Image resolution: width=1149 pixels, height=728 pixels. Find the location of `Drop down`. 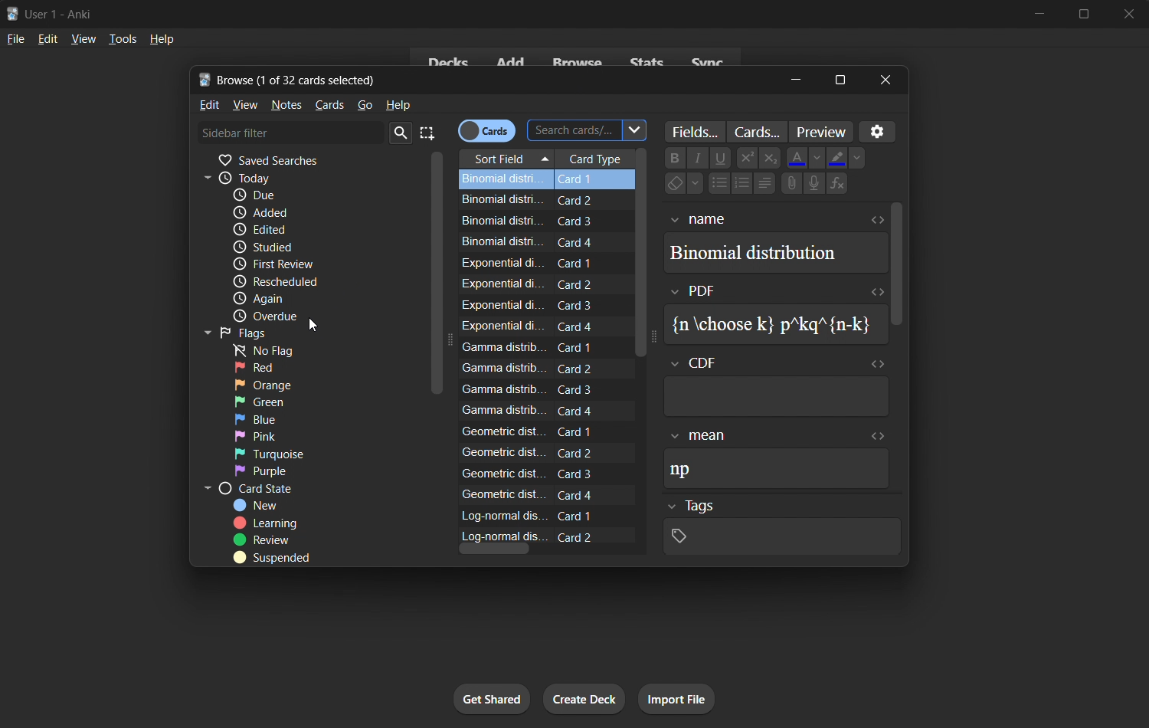

Drop down is located at coordinates (676, 365).